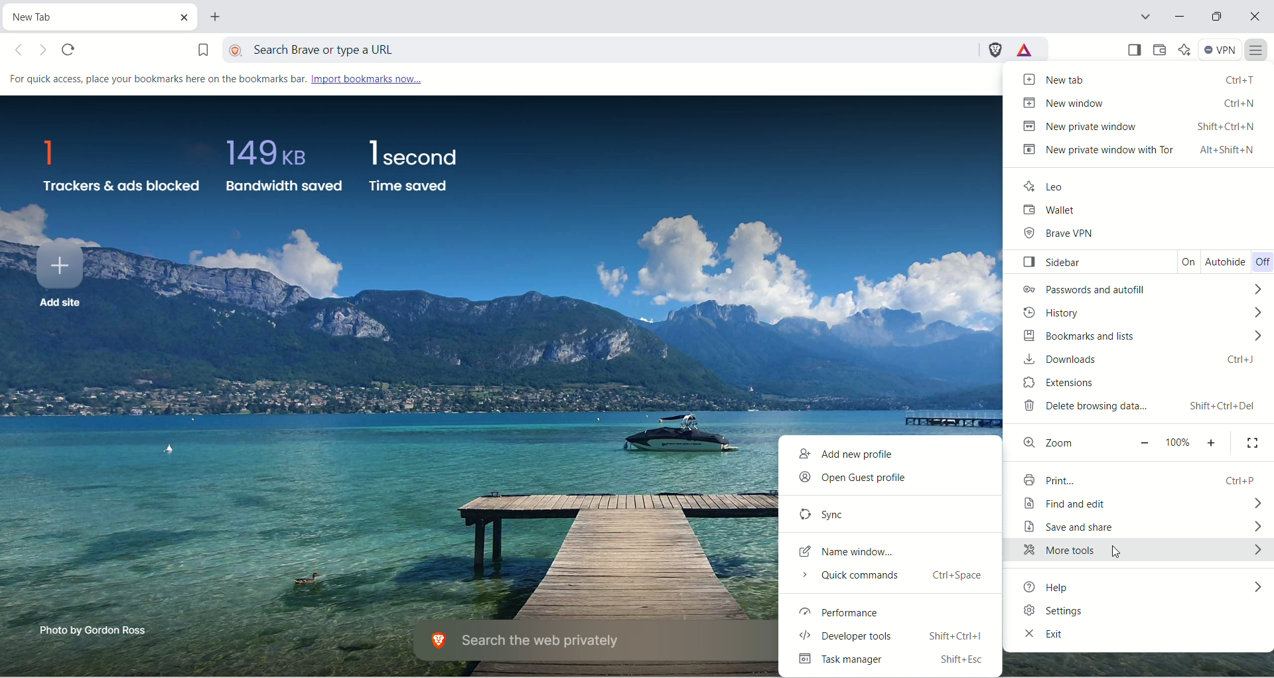  What do you see at coordinates (1254, 17) in the screenshot?
I see `close` at bounding box center [1254, 17].